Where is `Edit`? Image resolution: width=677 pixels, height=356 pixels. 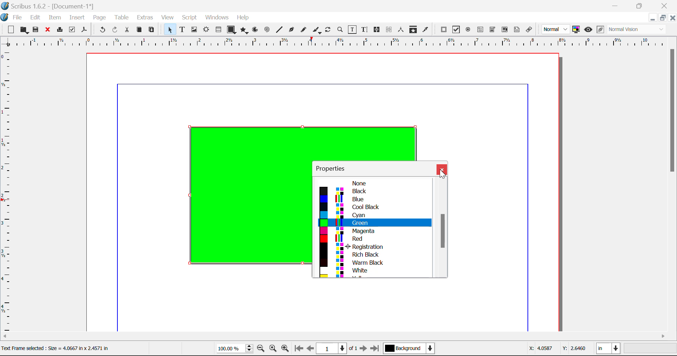
Edit is located at coordinates (35, 17).